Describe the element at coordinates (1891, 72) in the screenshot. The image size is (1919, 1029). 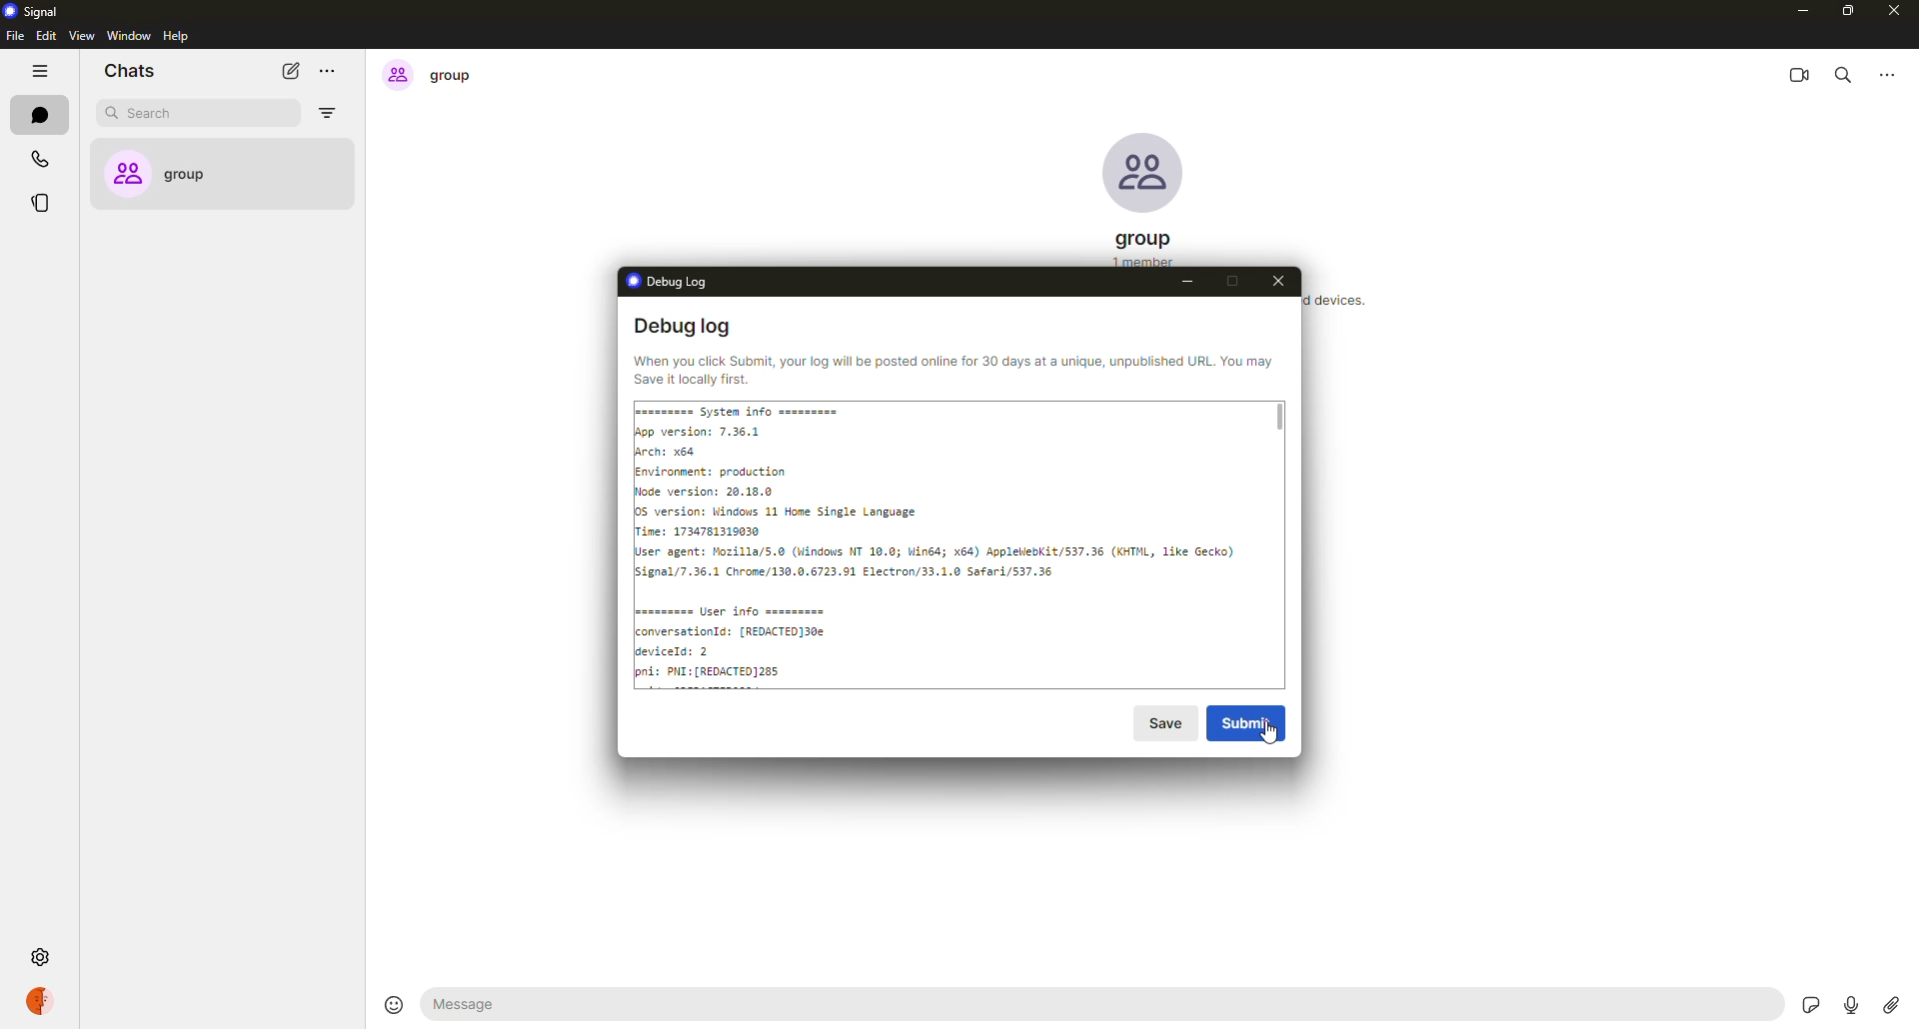
I see `more` at that location.